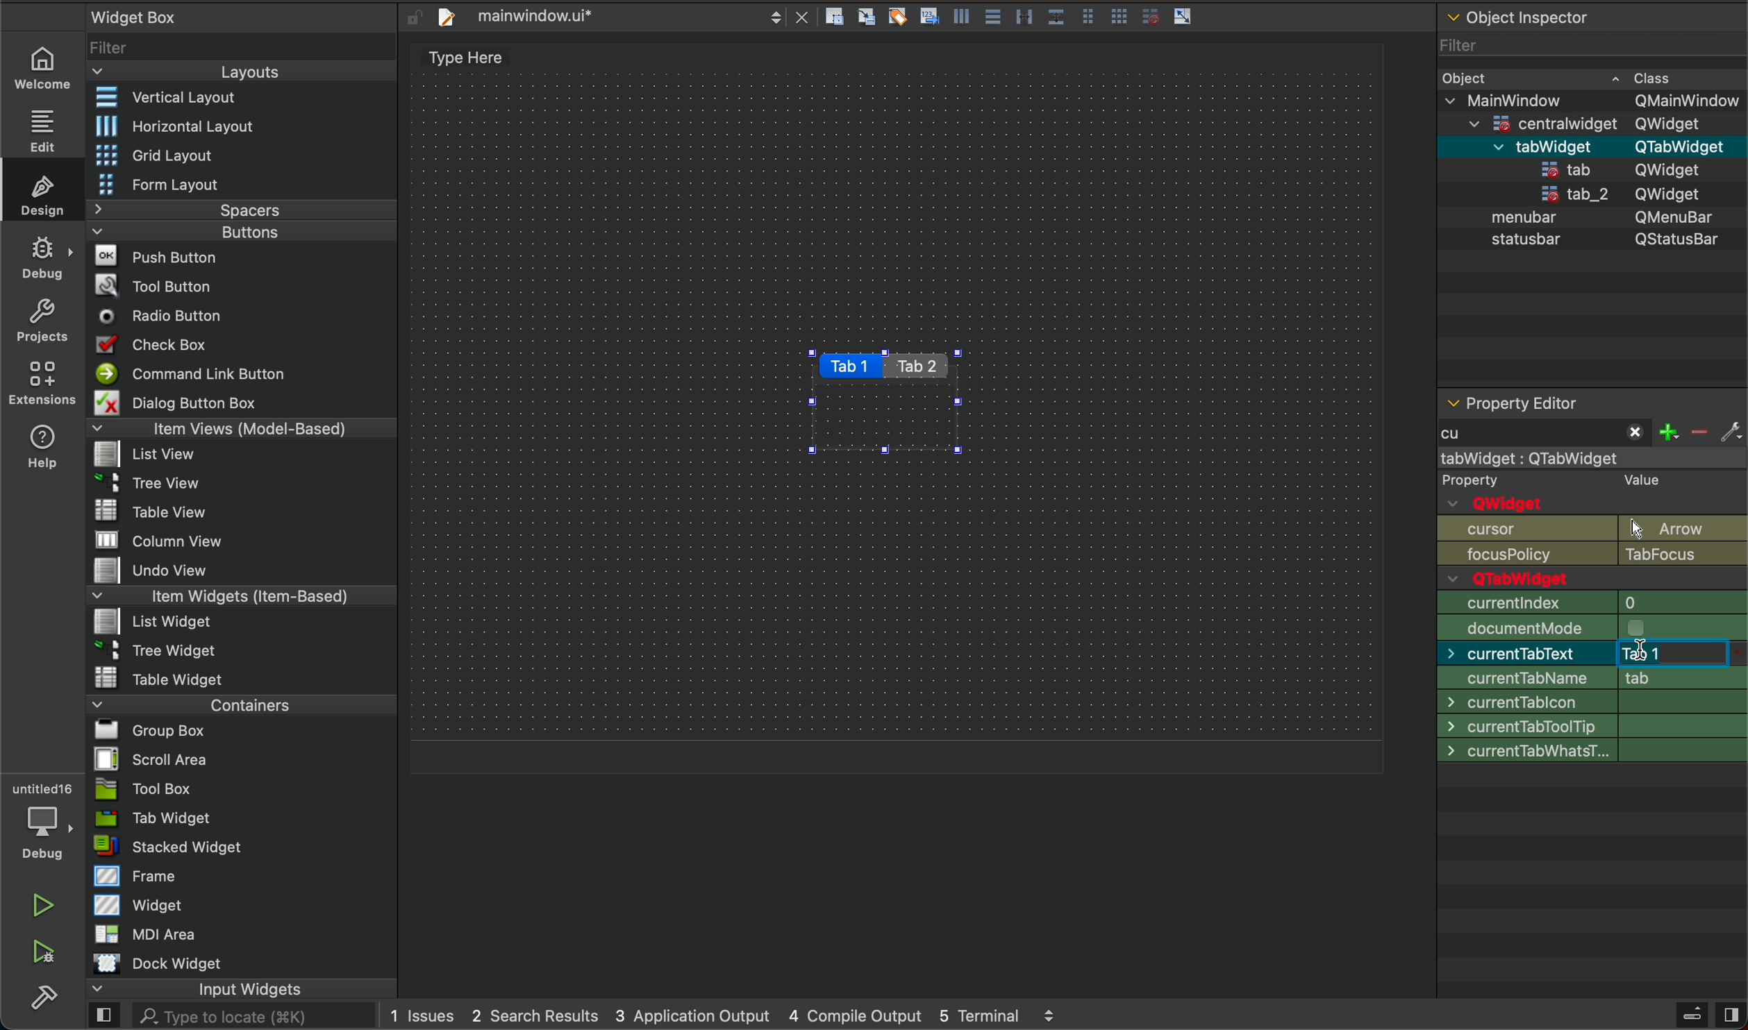  I want to click on cursor, so click(1590, 800).